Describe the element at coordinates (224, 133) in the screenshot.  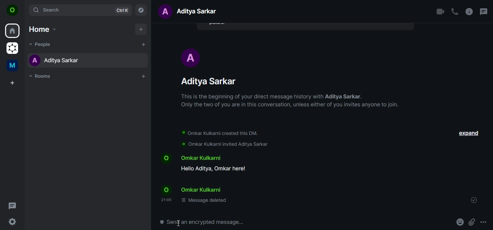
I see `omkar kulkarni created this DM` at that location.